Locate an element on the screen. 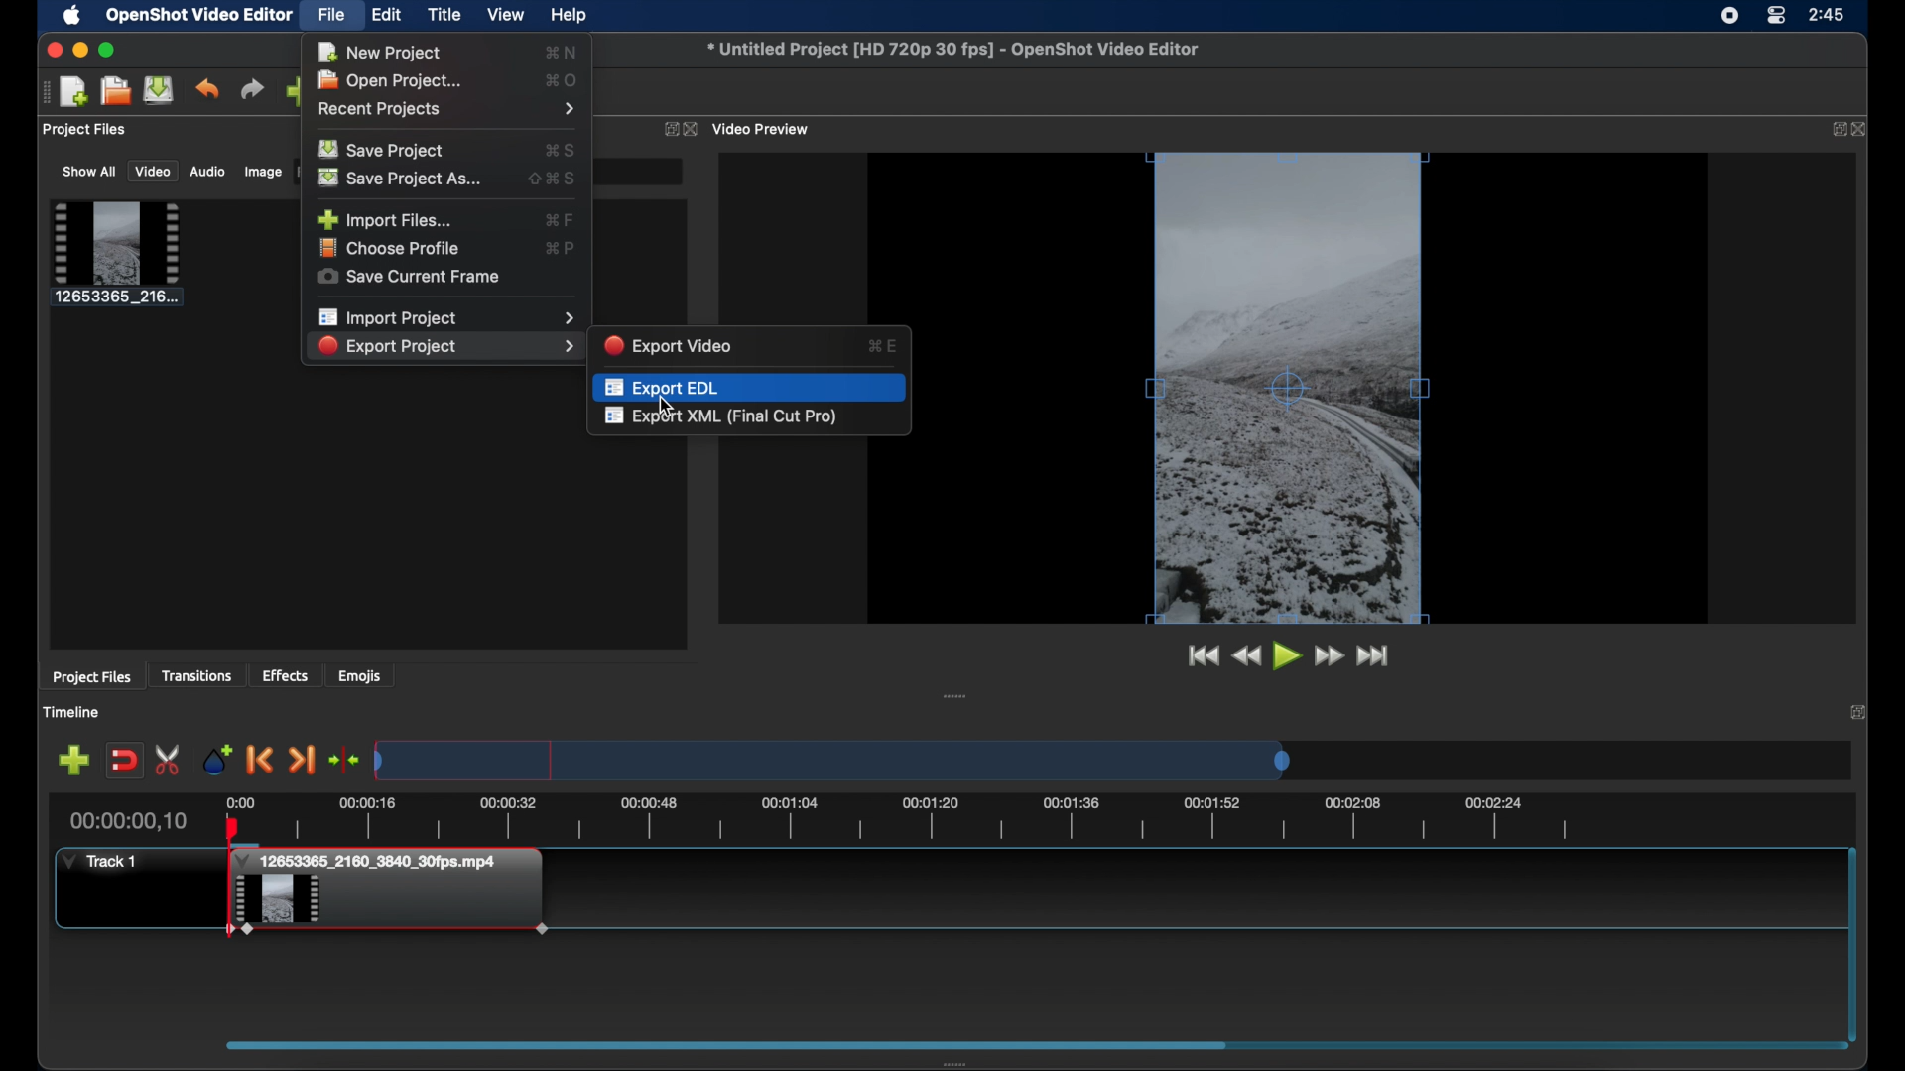 The height and width of the screenshot is (1071, 1905). drag handle is located at coordinates (955, 695).